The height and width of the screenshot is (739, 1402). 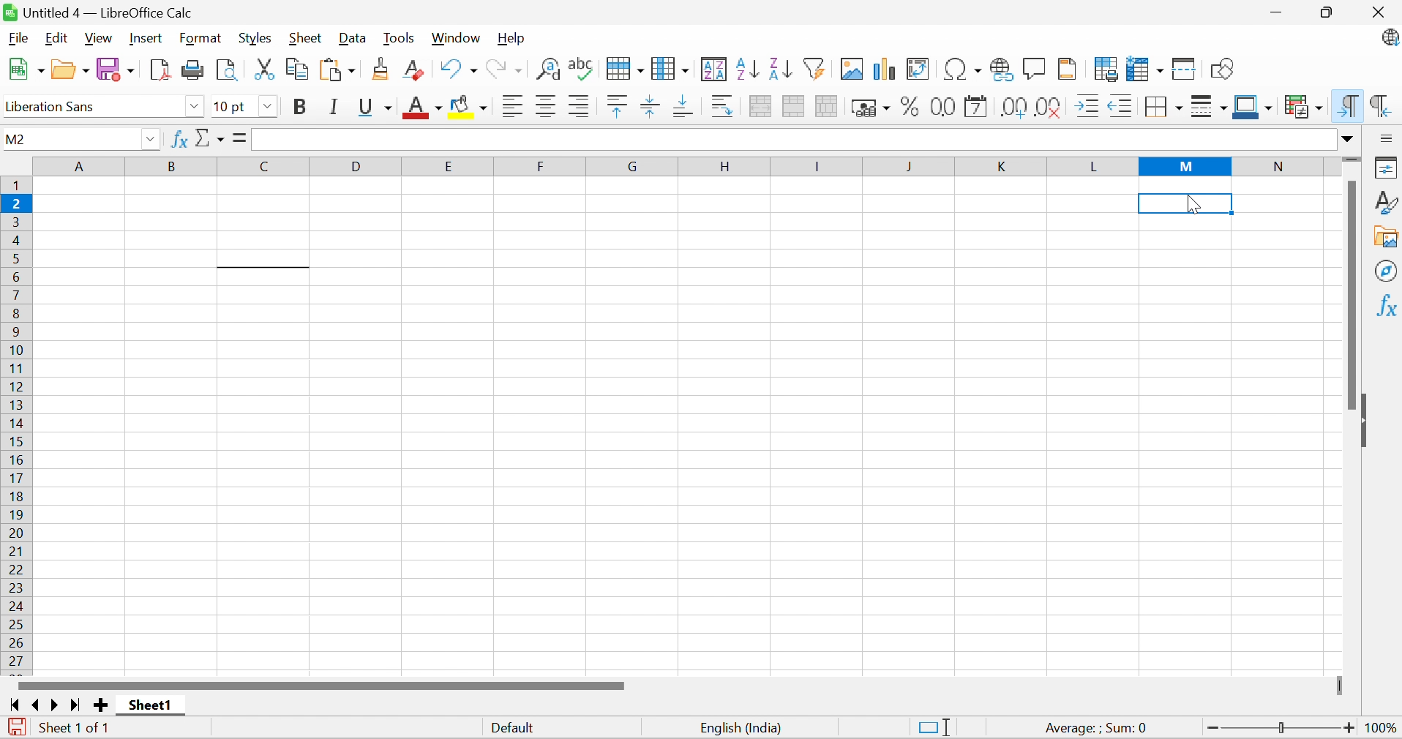 I want to click on selected cell, so click(x=1186, y=204).